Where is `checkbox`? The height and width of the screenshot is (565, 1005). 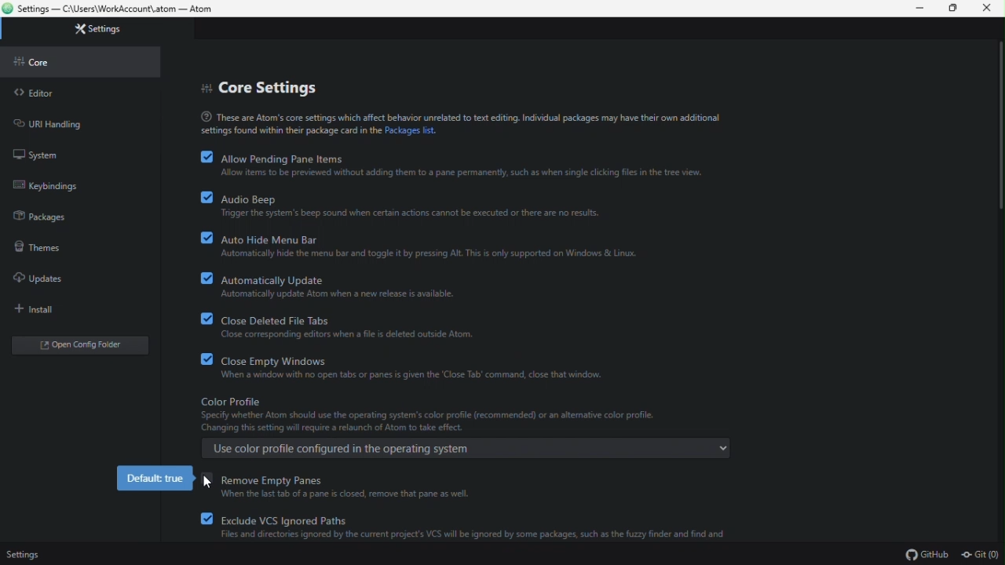
checkbox is located at coordinates (203, 518).